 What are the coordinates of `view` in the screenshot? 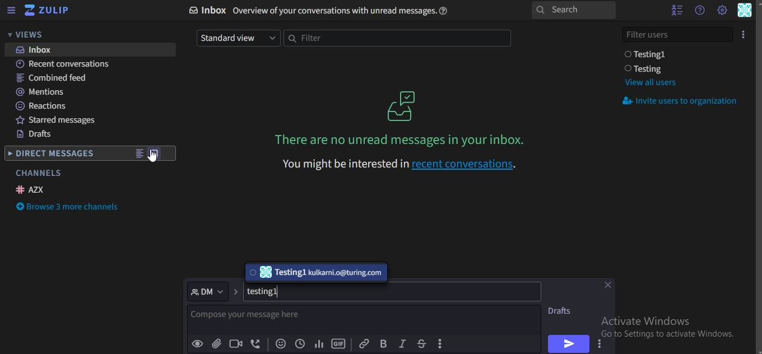 It's located at (139, 155).